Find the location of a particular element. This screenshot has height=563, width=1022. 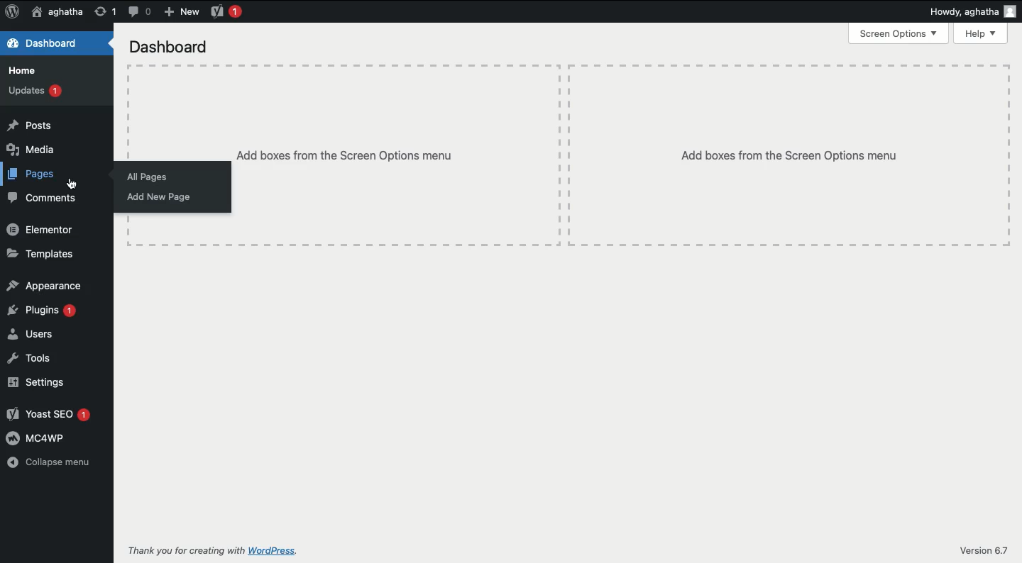

Version 6.7 is located at coordinates (984, 551).